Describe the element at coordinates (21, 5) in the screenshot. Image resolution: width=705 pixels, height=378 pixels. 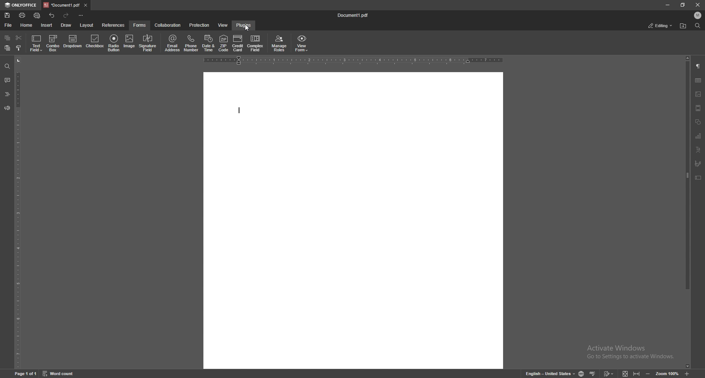
I see `onlyoffice` at that location.